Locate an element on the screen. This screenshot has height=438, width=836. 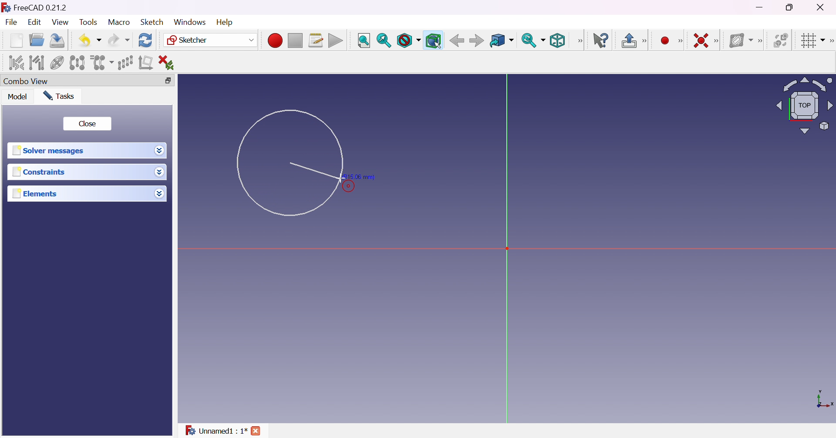
Drop down is located at coordinates (160, 151).